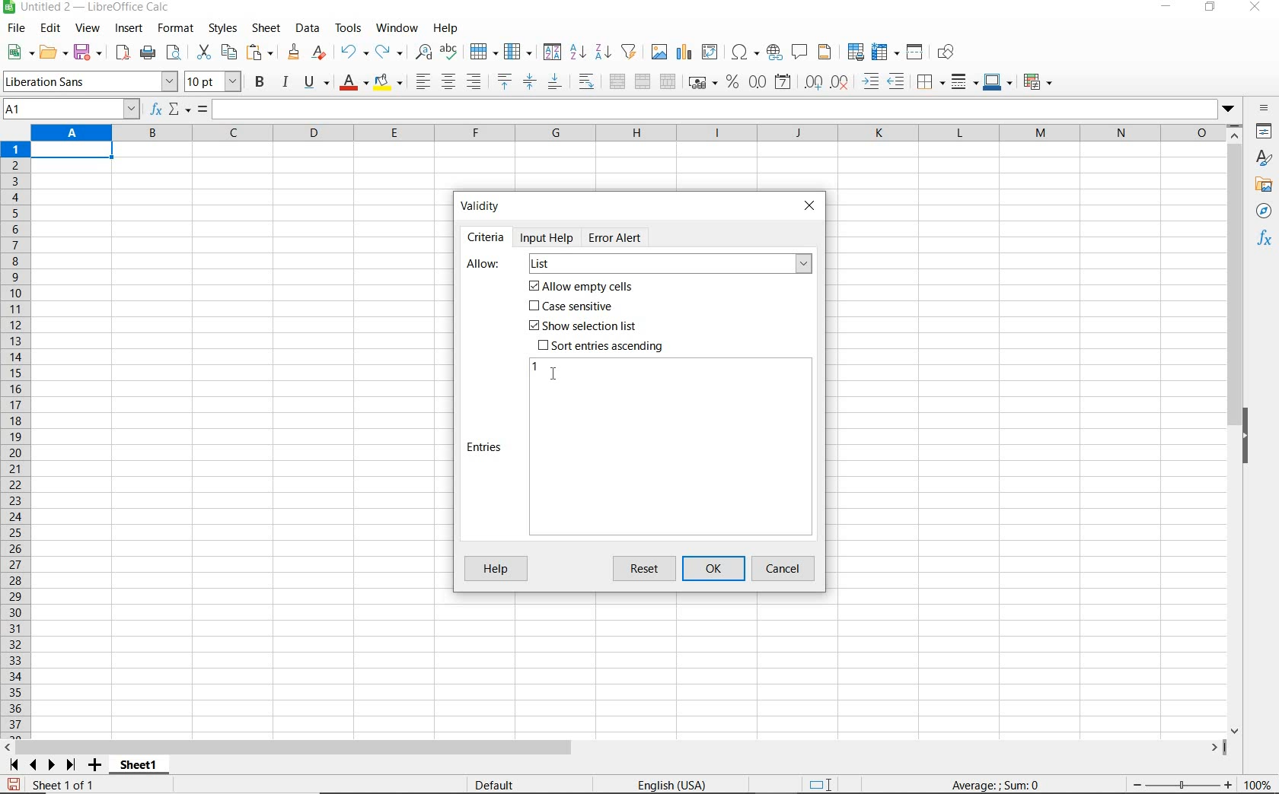  Describe the element at coordinates (821, 786) in the screenshot. I see `standard selection` at that location.